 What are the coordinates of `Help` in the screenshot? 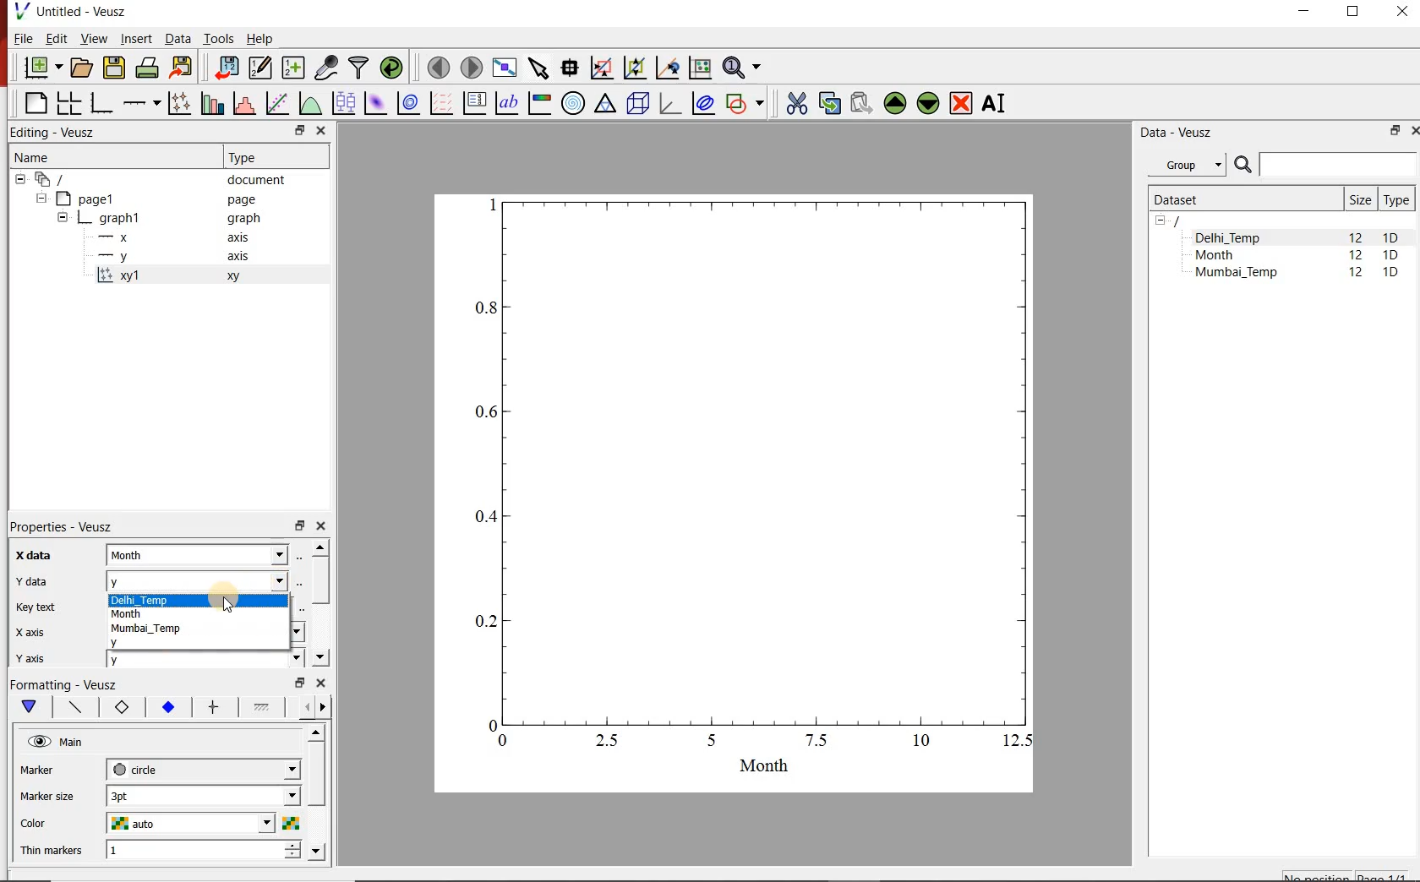 It's located at (260, 38).